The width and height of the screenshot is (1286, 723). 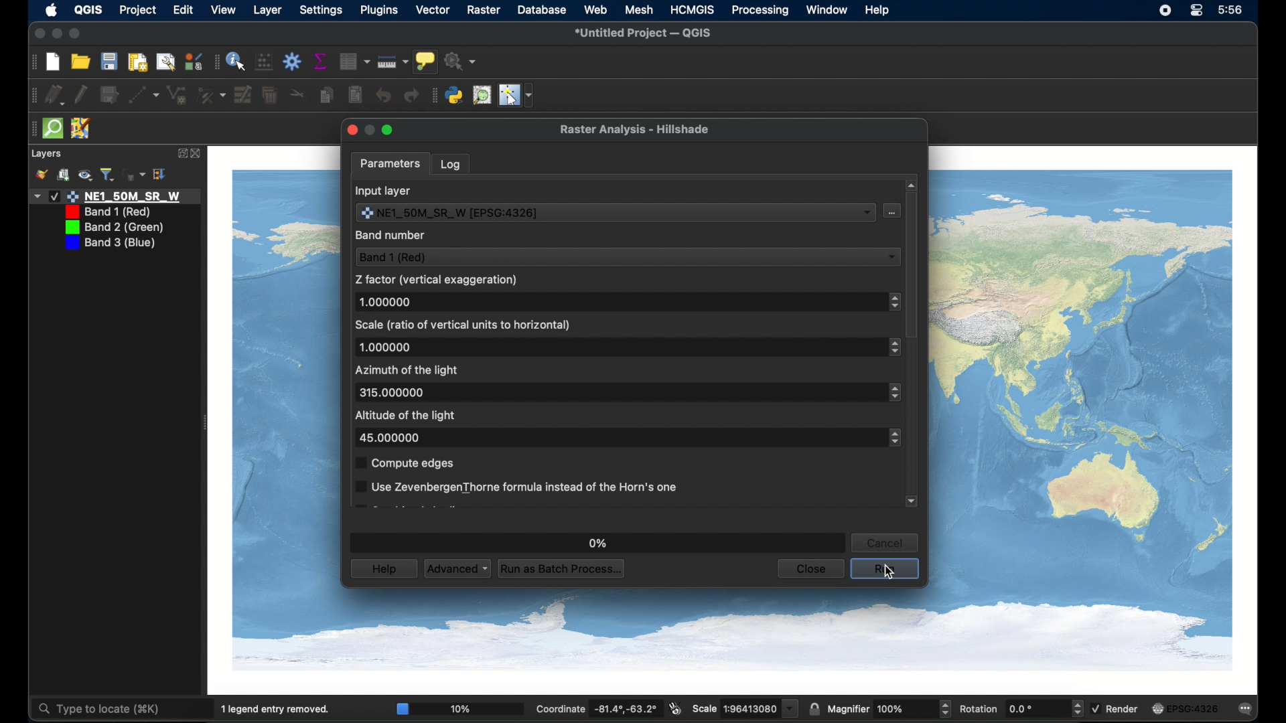 I want to click on manage map theme, so click(x=86, y=176).